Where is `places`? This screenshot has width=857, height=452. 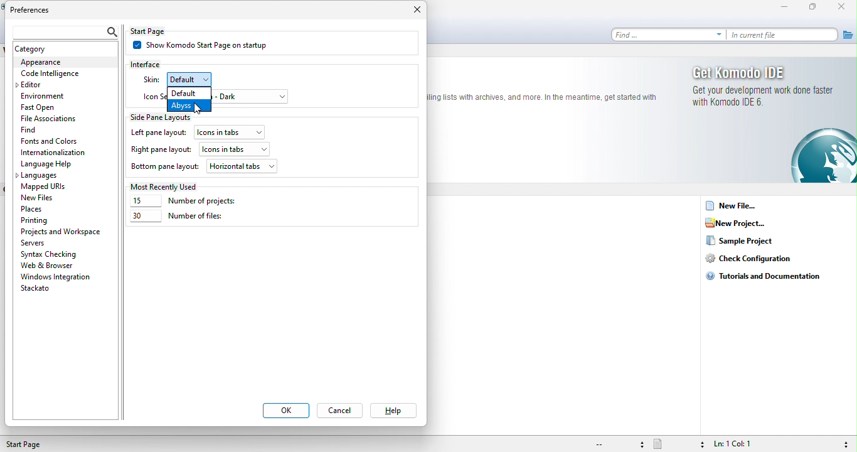
places is located at coordinates (36, 208).